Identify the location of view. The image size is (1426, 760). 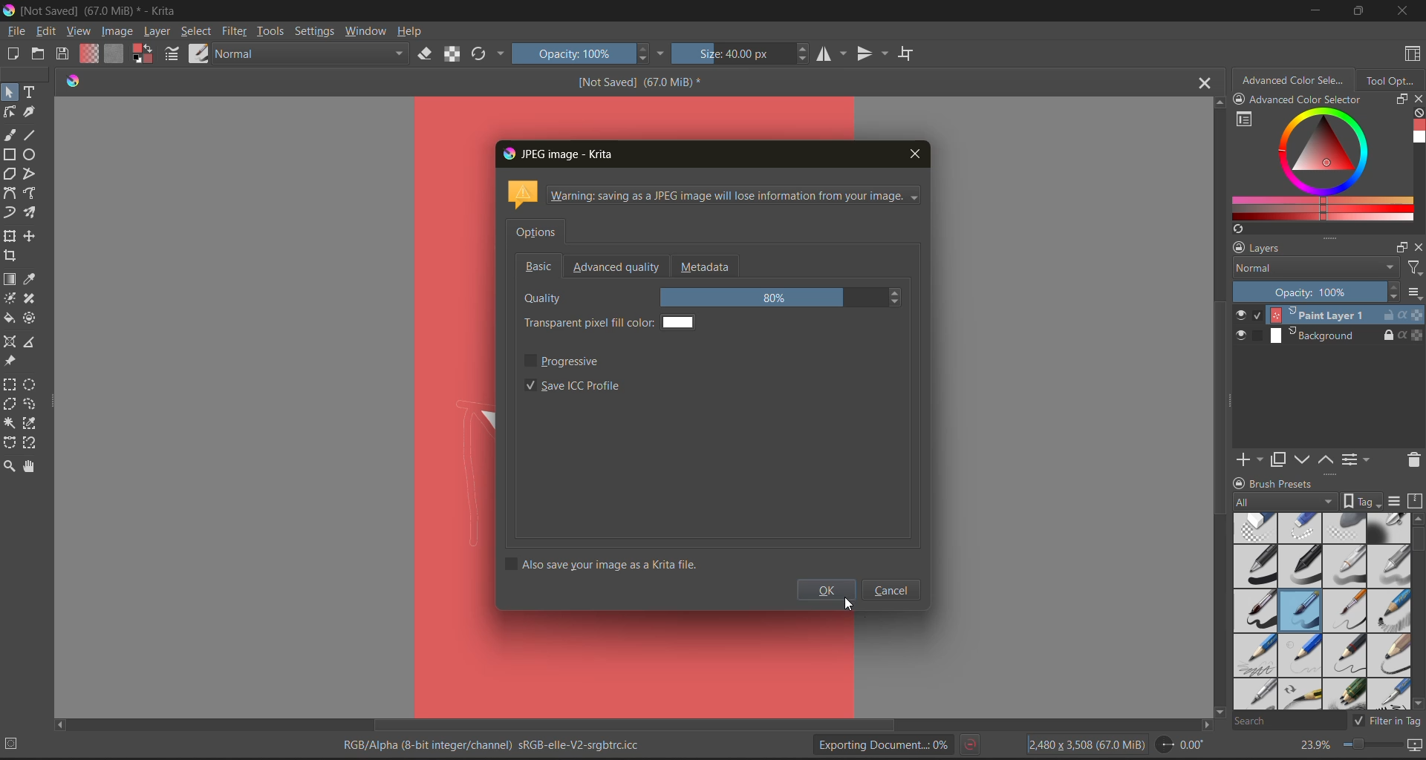
(78, 31).